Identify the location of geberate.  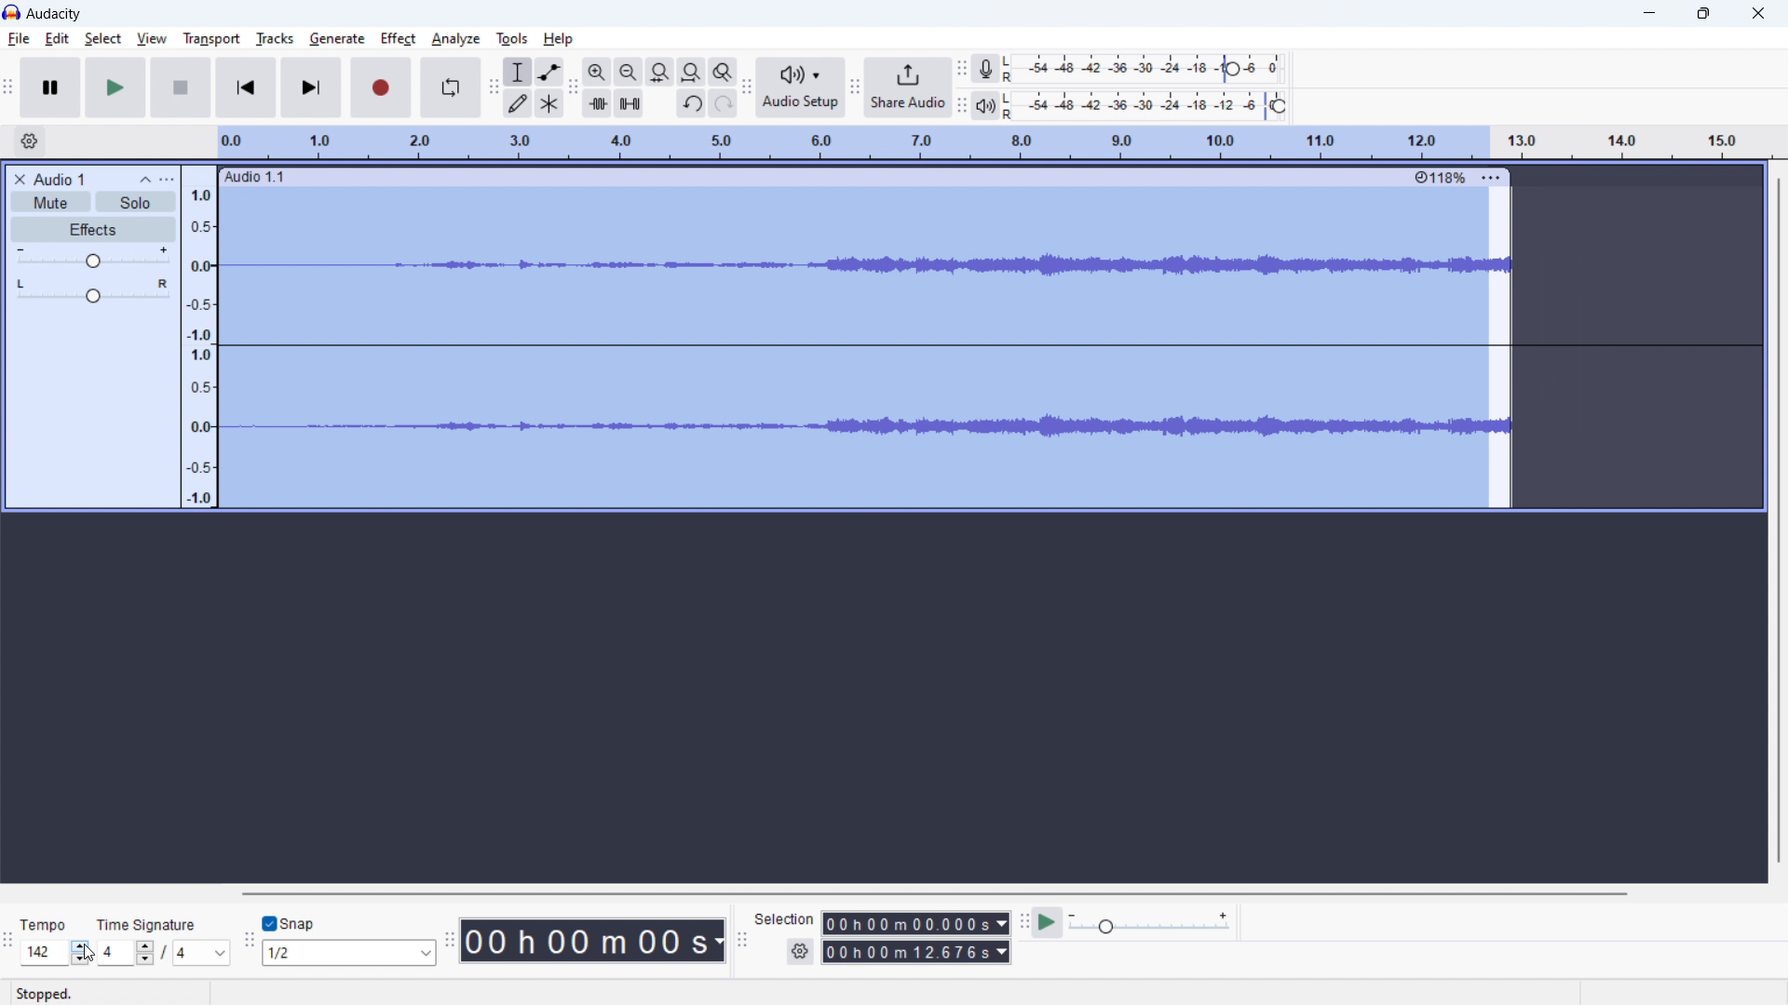
(336, 39).